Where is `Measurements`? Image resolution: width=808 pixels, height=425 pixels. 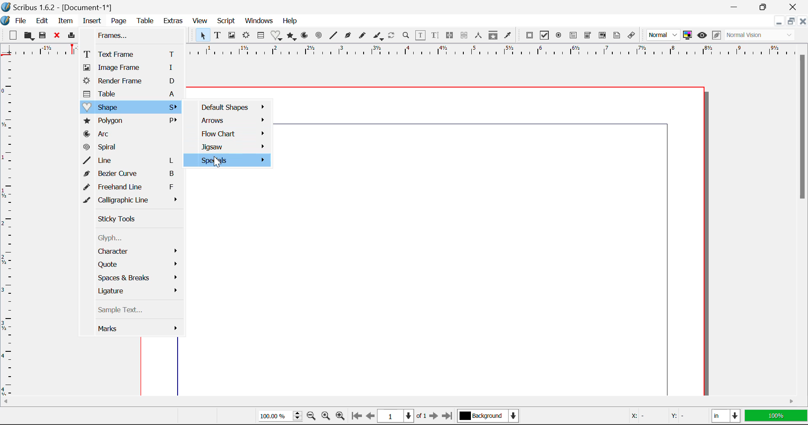 Measurements is located at coordinates (479, 36).